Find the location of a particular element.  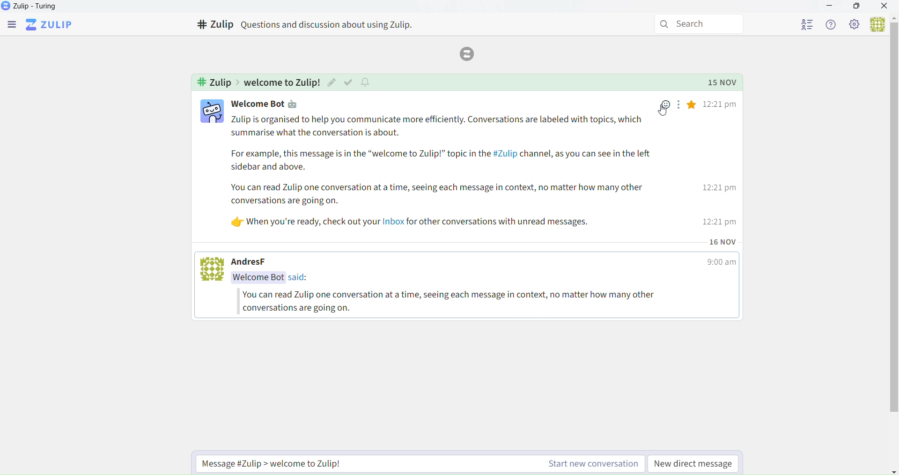

 AndresF is located at coordinates (255, 262).